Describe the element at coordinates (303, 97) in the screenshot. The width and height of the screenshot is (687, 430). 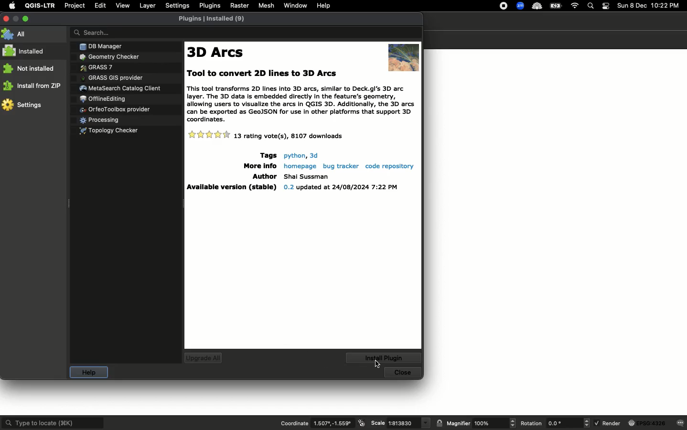
I see `Text` at that location.